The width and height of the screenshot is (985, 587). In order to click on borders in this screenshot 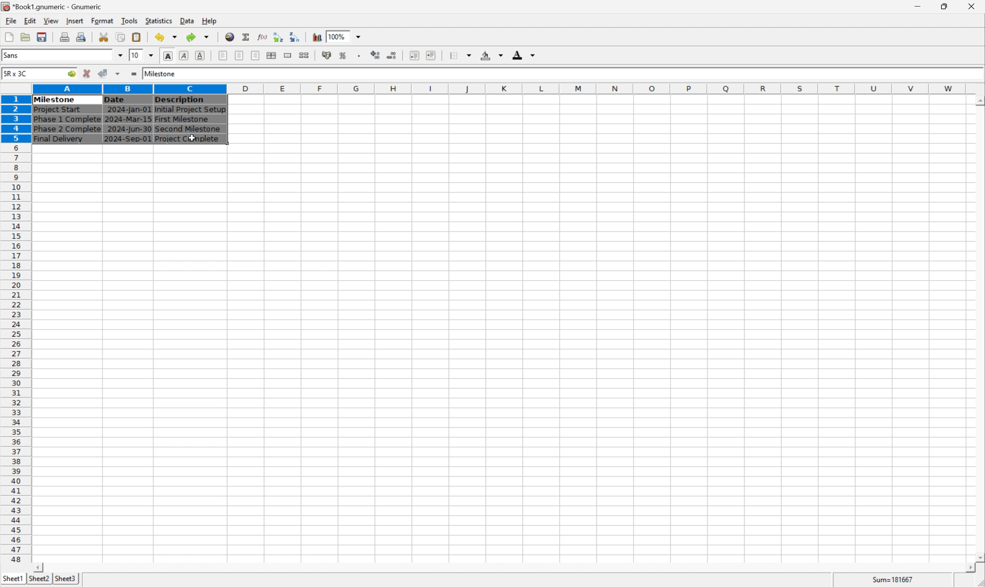, I will do `click(464, 55)`.